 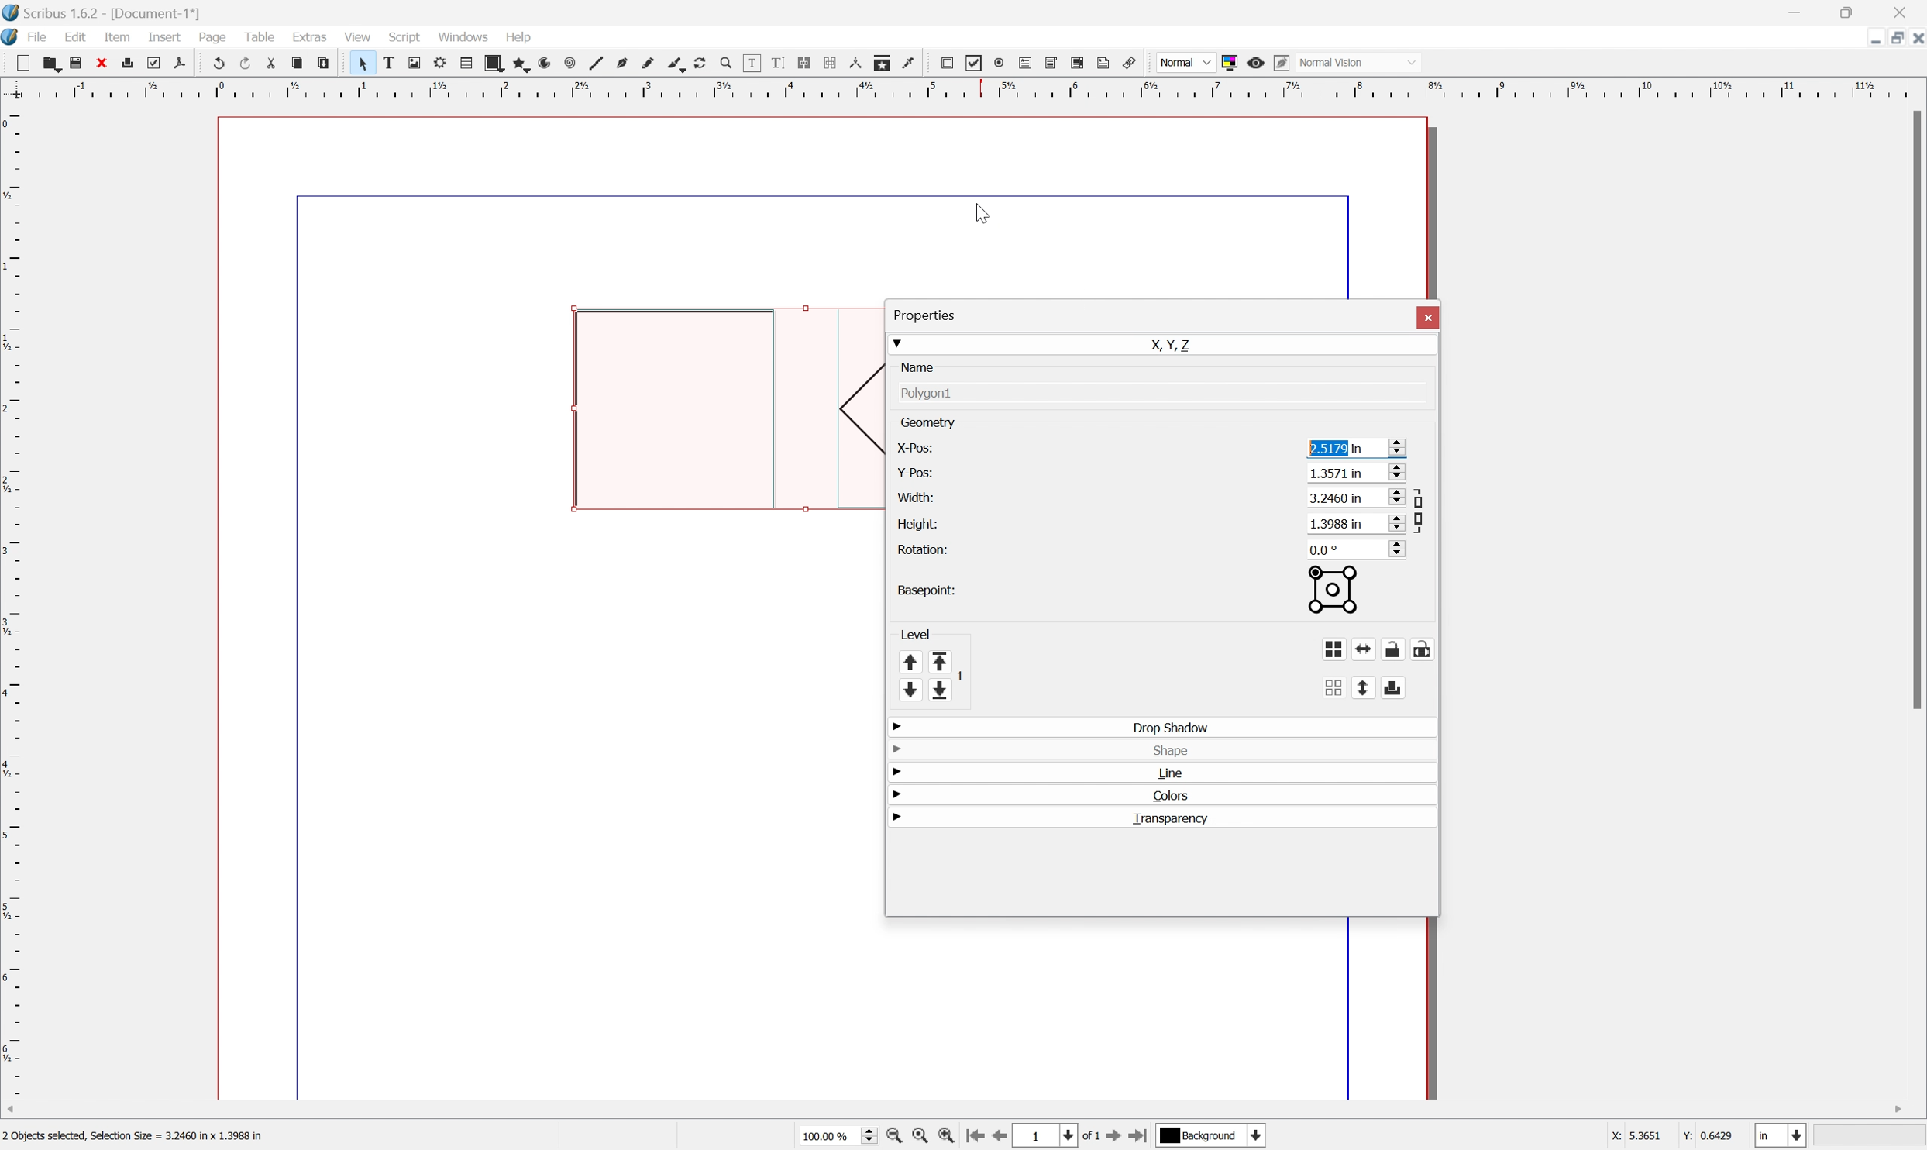 What do you see at coordinates (909, 62) in the screenshot?
I see `Eye dropper` at bounding box center [909, 62].